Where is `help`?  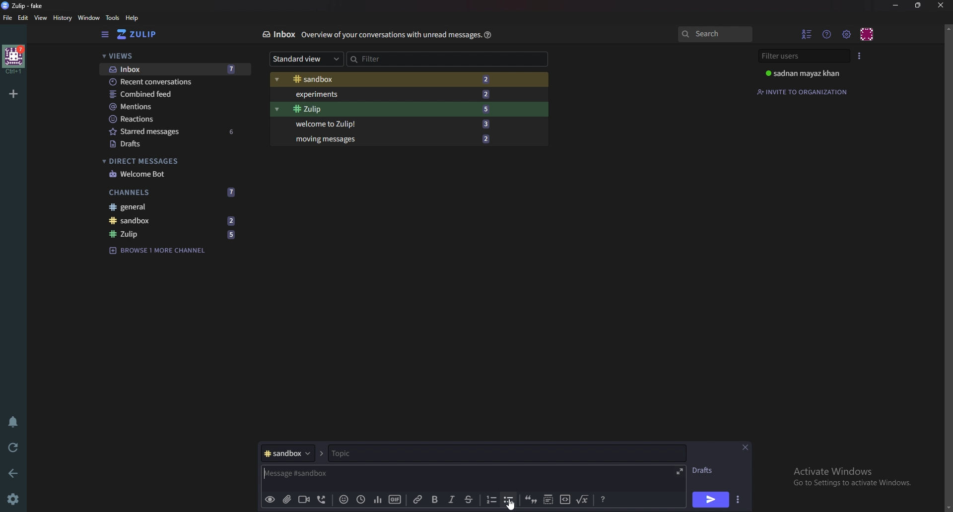 help is located at coordinates (133, 18).